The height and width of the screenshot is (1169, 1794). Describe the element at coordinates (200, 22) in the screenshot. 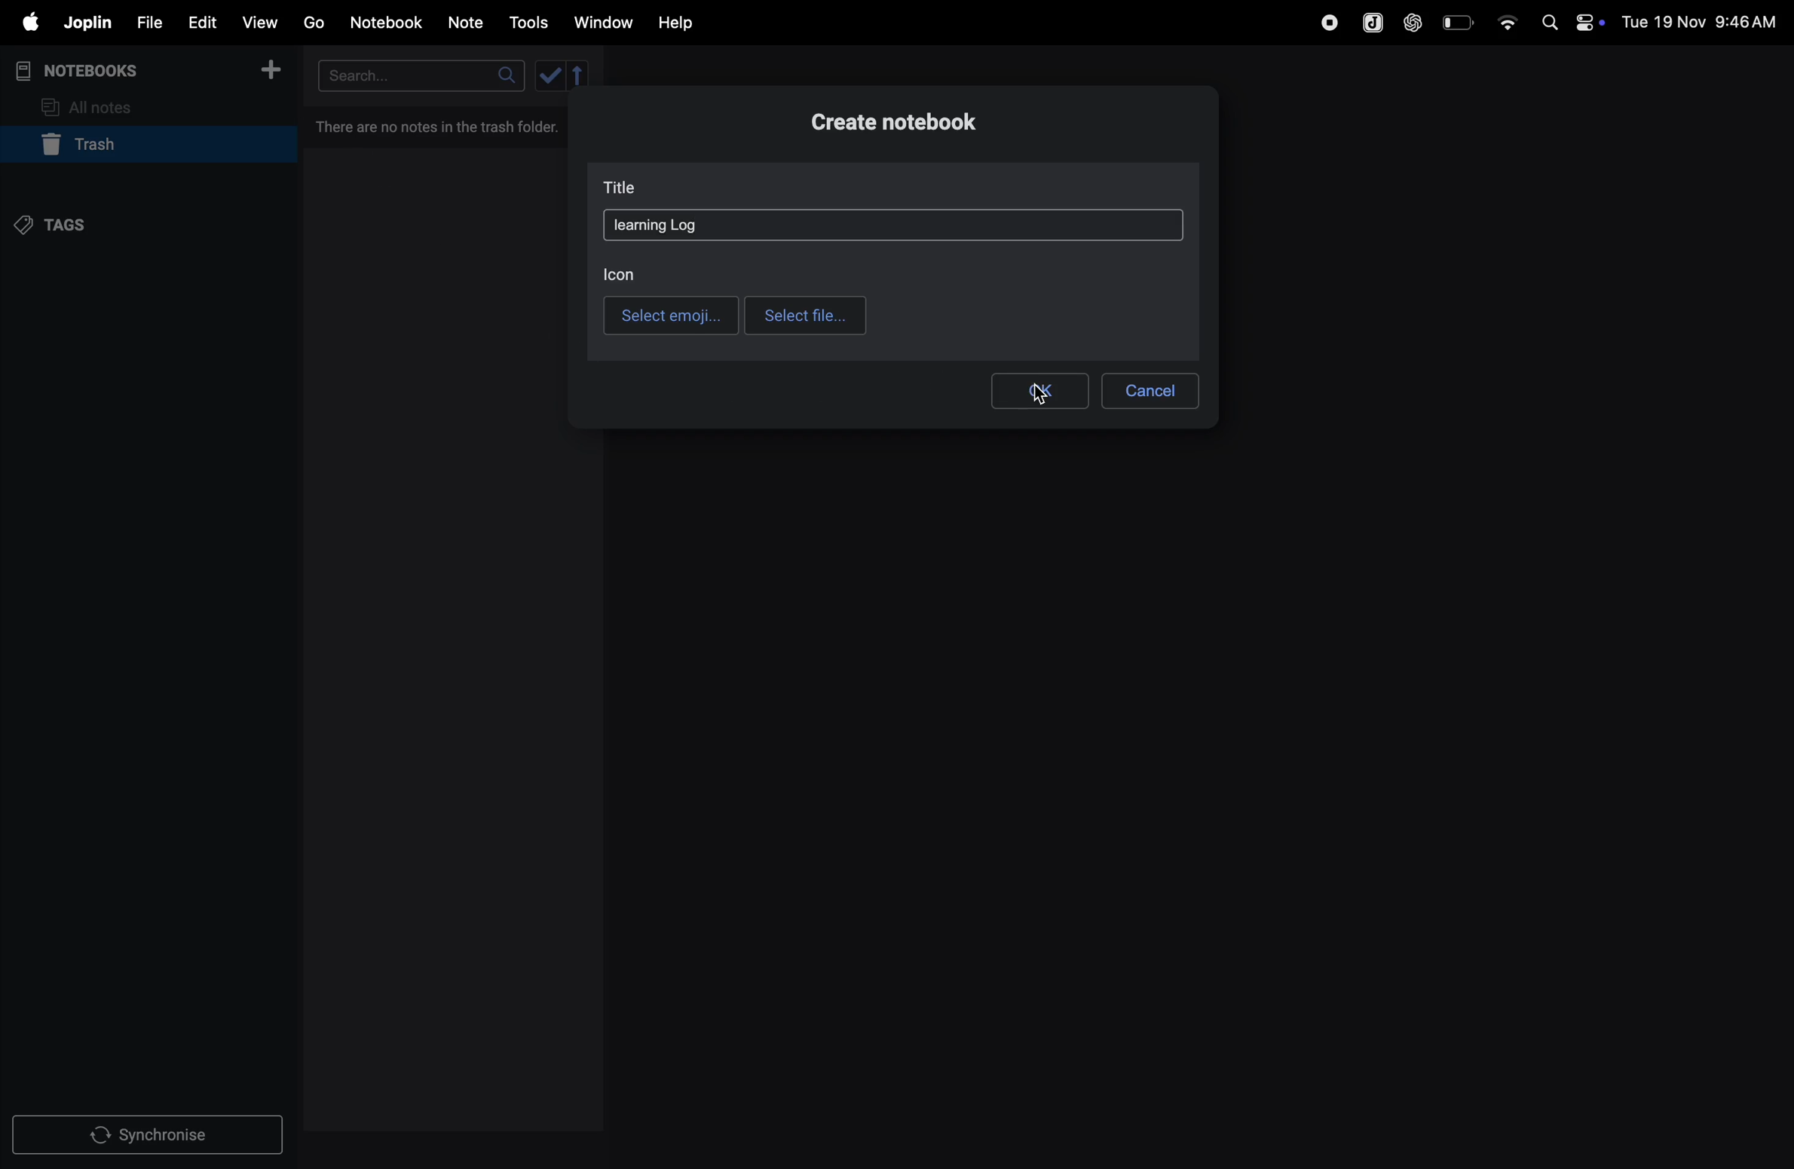

I see `edit` at that location.